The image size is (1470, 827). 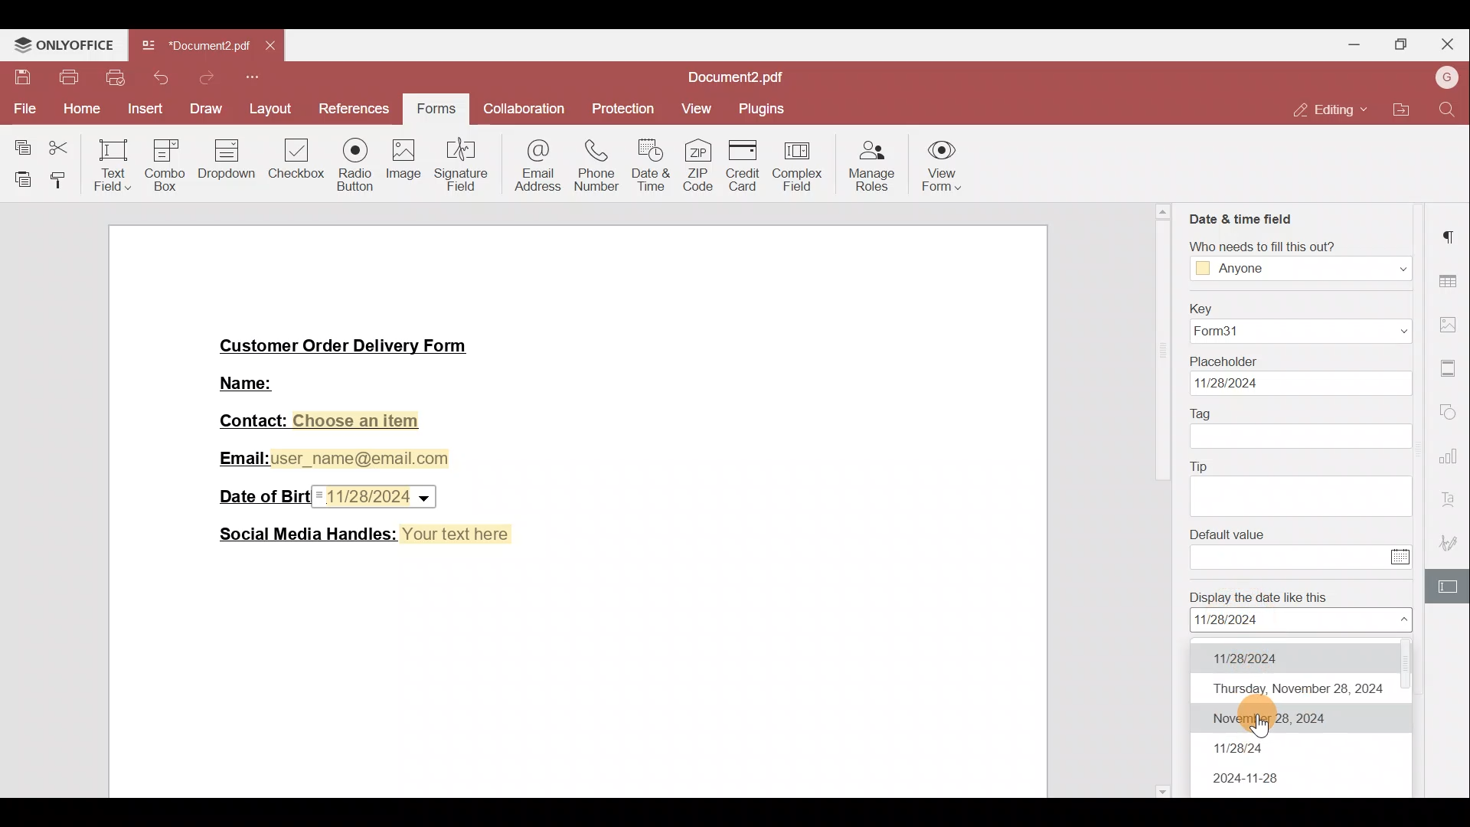 What do you see at coordinates (1402, 110) in the screenshot?
I see `Open file location` at bounding box center [1402, 110].